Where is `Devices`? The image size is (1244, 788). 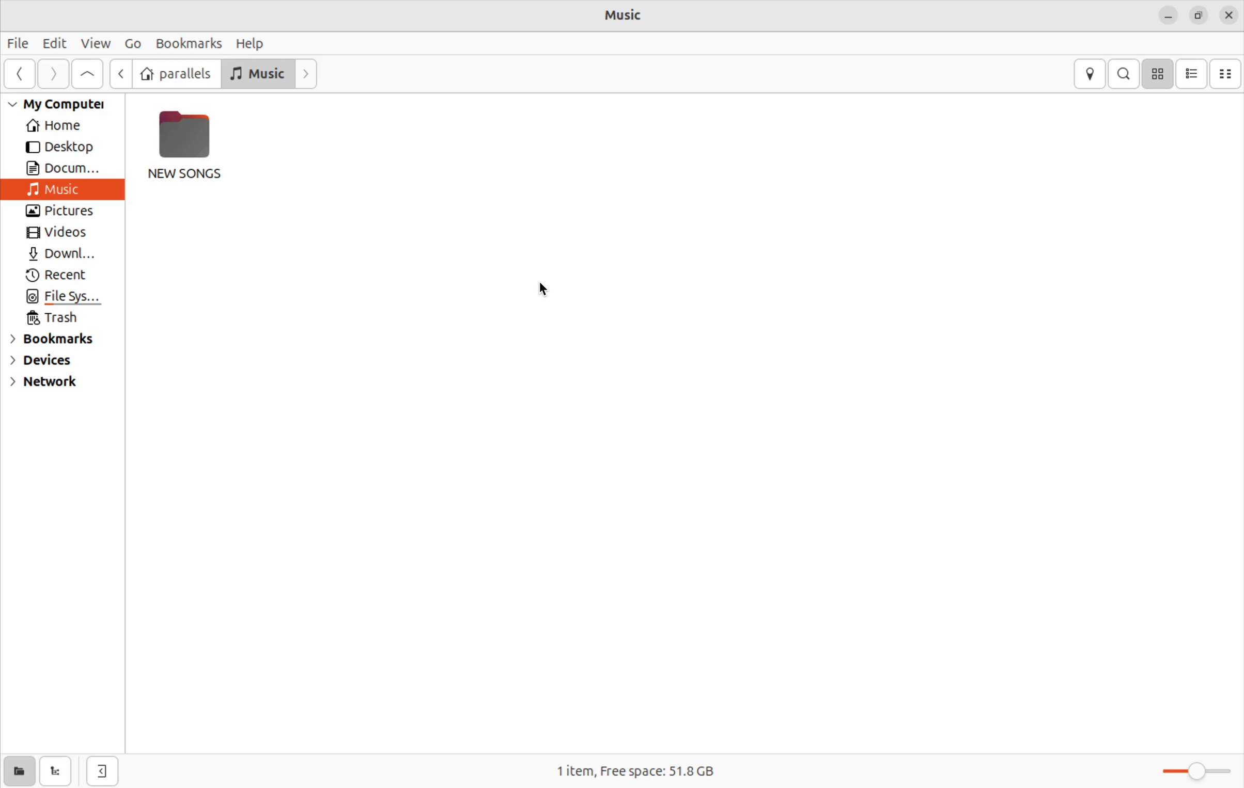 Devices is located at coordinates (48, 363).